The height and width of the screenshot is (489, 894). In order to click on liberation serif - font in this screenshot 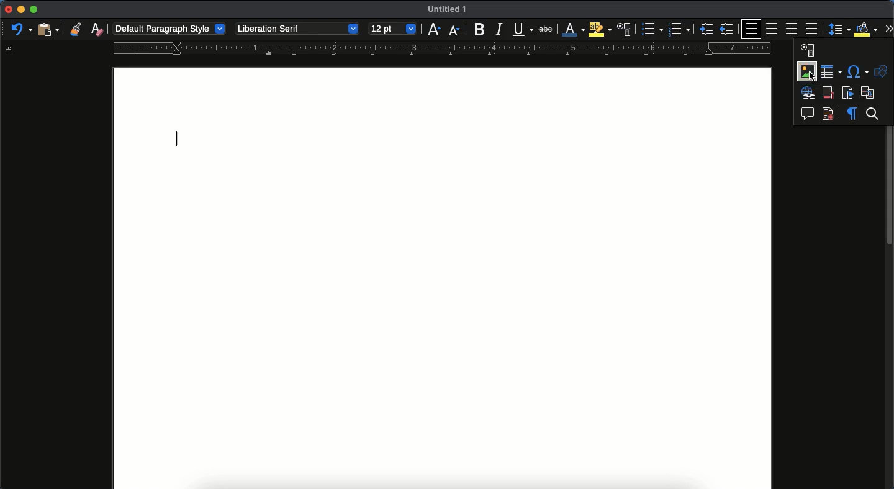, I will do `click(296, 27)`.